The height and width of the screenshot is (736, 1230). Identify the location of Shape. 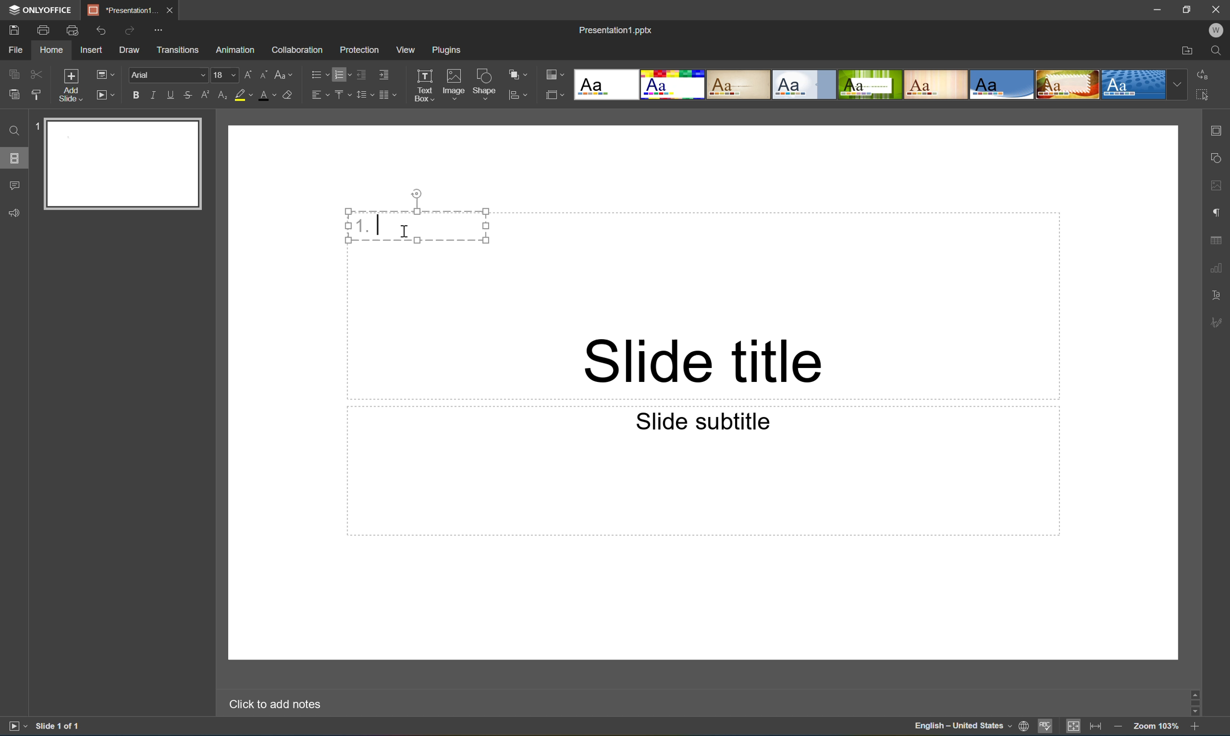
(486, 85).